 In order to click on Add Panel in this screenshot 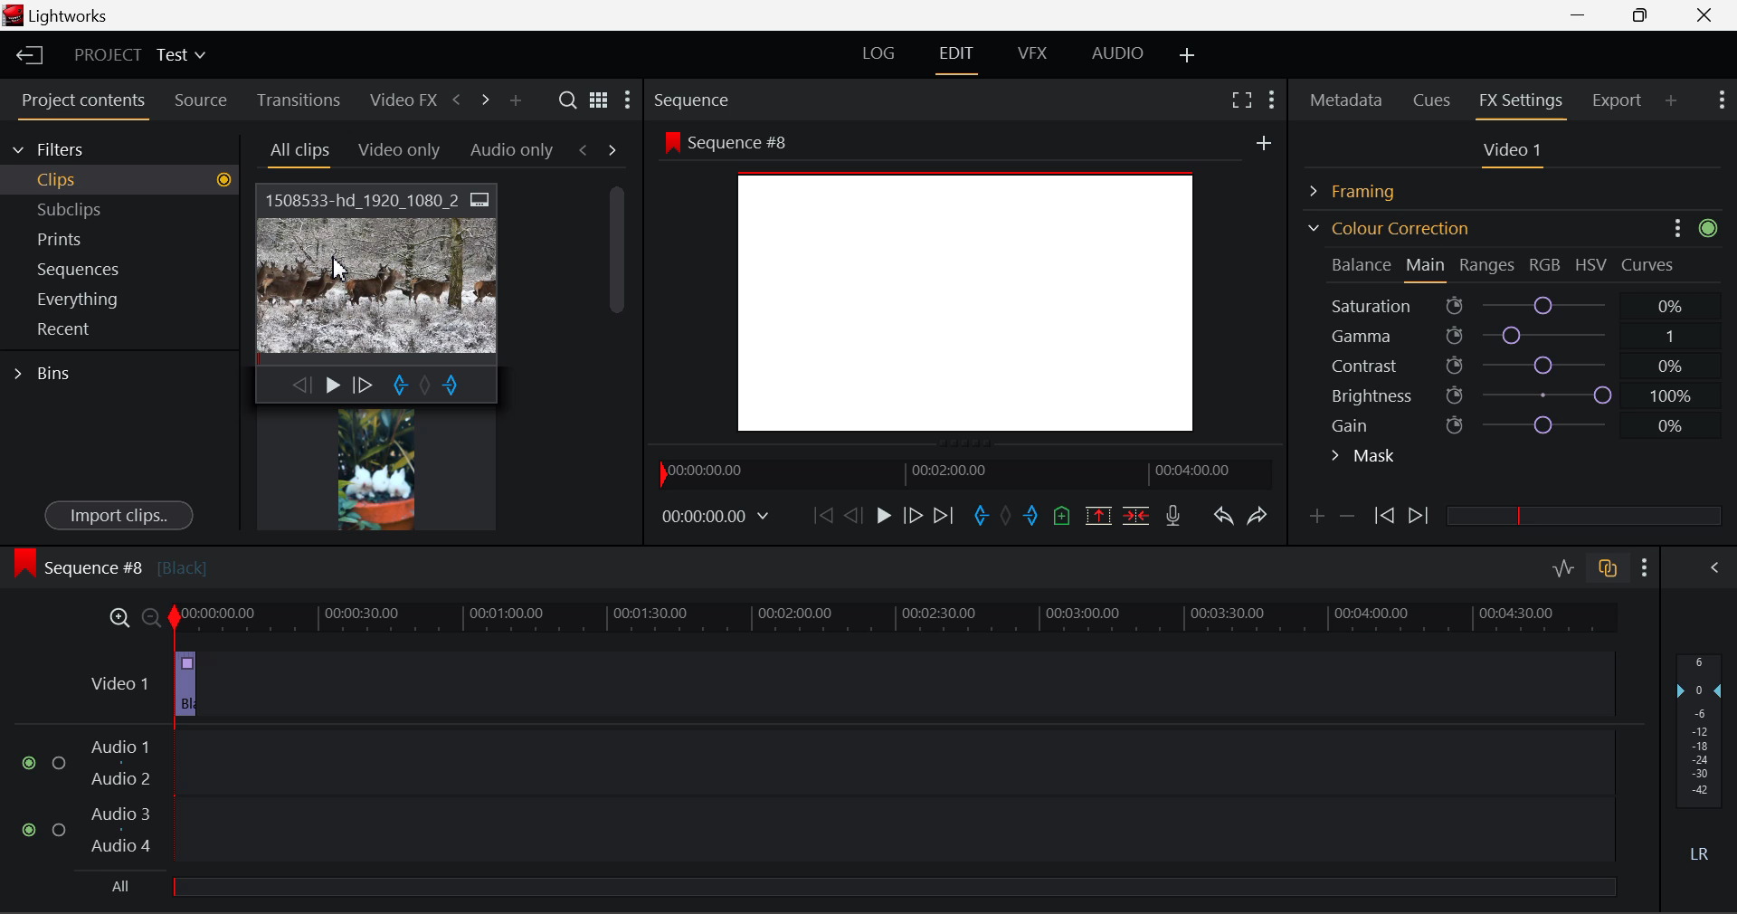, I will do `click(515, 101)`.